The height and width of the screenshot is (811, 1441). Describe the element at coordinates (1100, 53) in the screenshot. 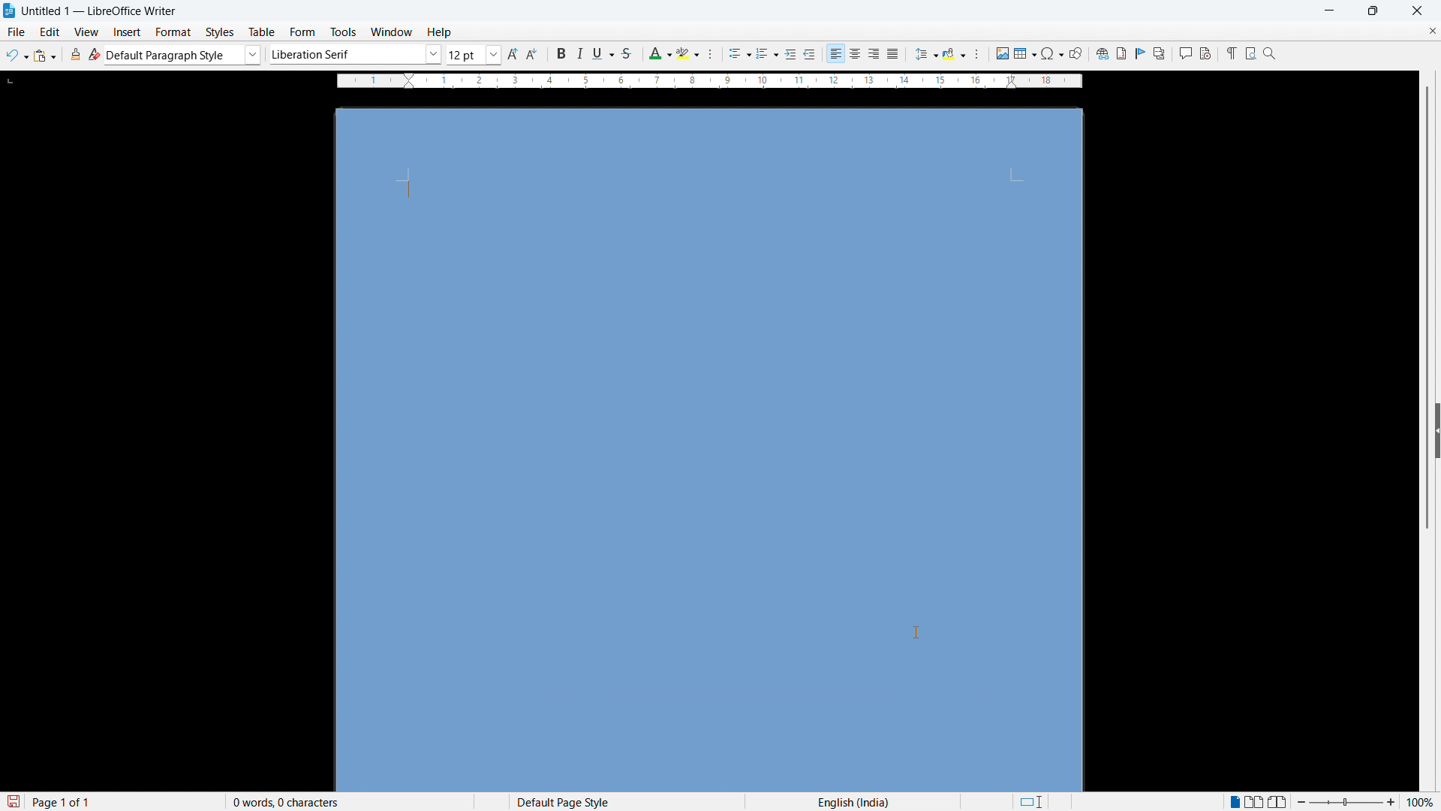

I see `Add link ` at that location.